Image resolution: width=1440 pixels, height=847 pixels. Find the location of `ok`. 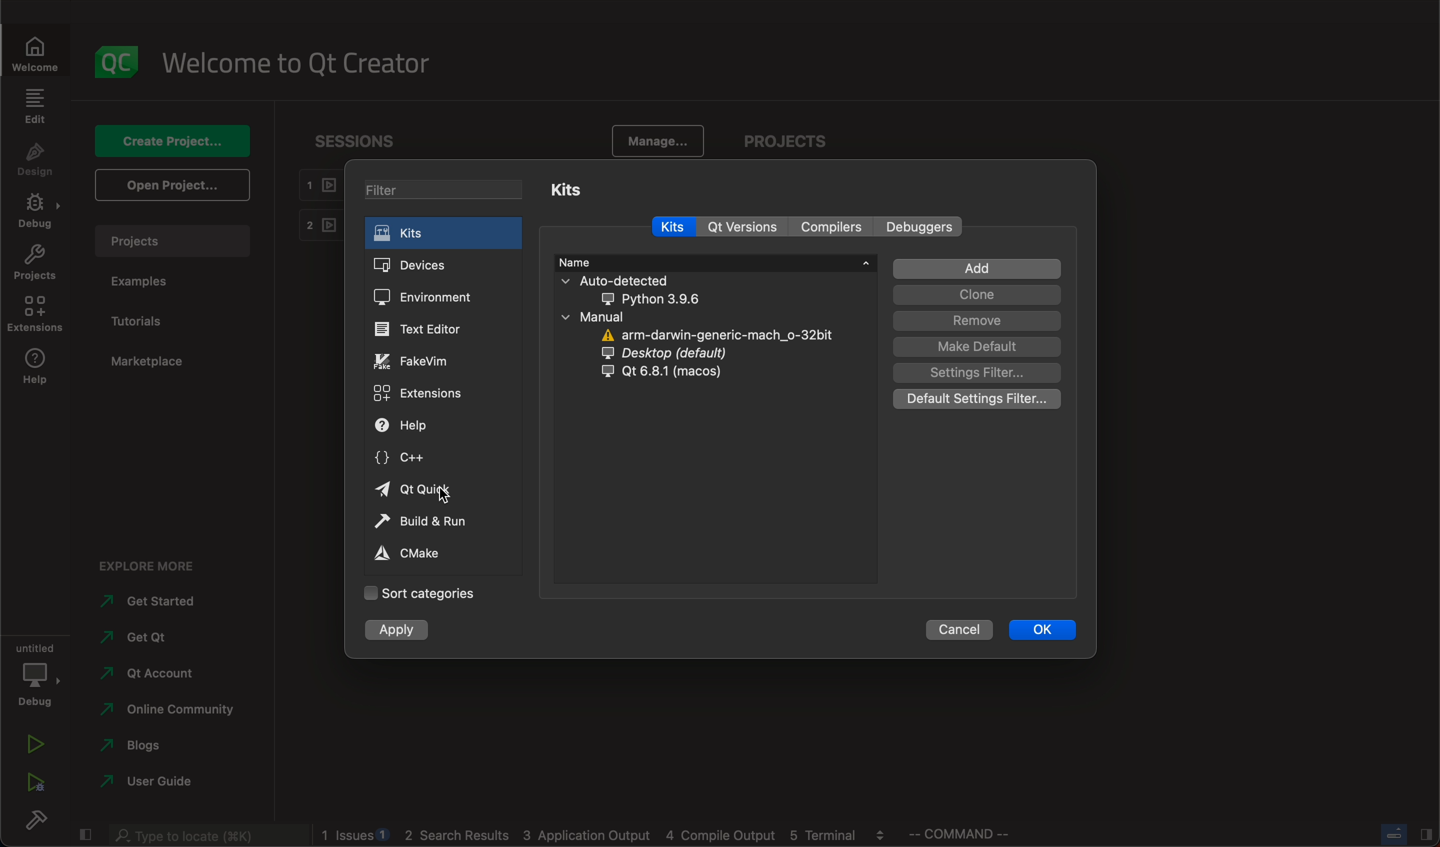

ok is located at coordinates (1046, 630).